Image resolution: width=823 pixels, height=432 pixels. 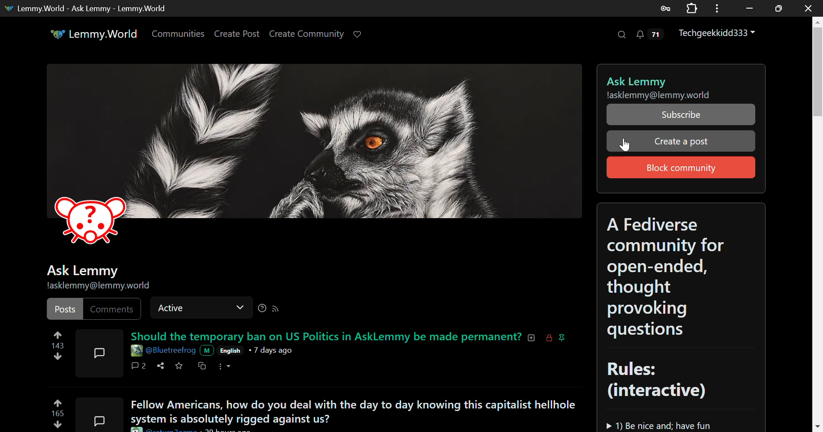 I want to click on Saved Password Data, so click(x=664, y=9).